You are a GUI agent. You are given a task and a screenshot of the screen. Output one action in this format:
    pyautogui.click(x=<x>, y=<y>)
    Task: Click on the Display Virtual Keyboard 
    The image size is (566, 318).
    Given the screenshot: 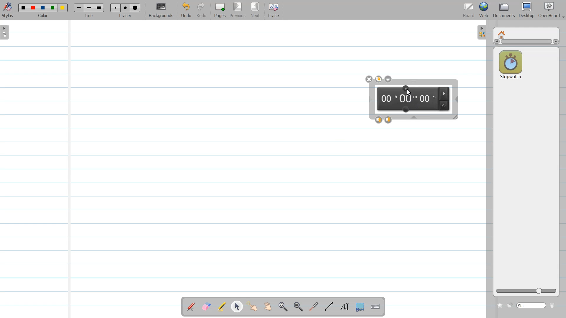 What is the action you would take?
    pyautogui.click(x=376, y=307)
    